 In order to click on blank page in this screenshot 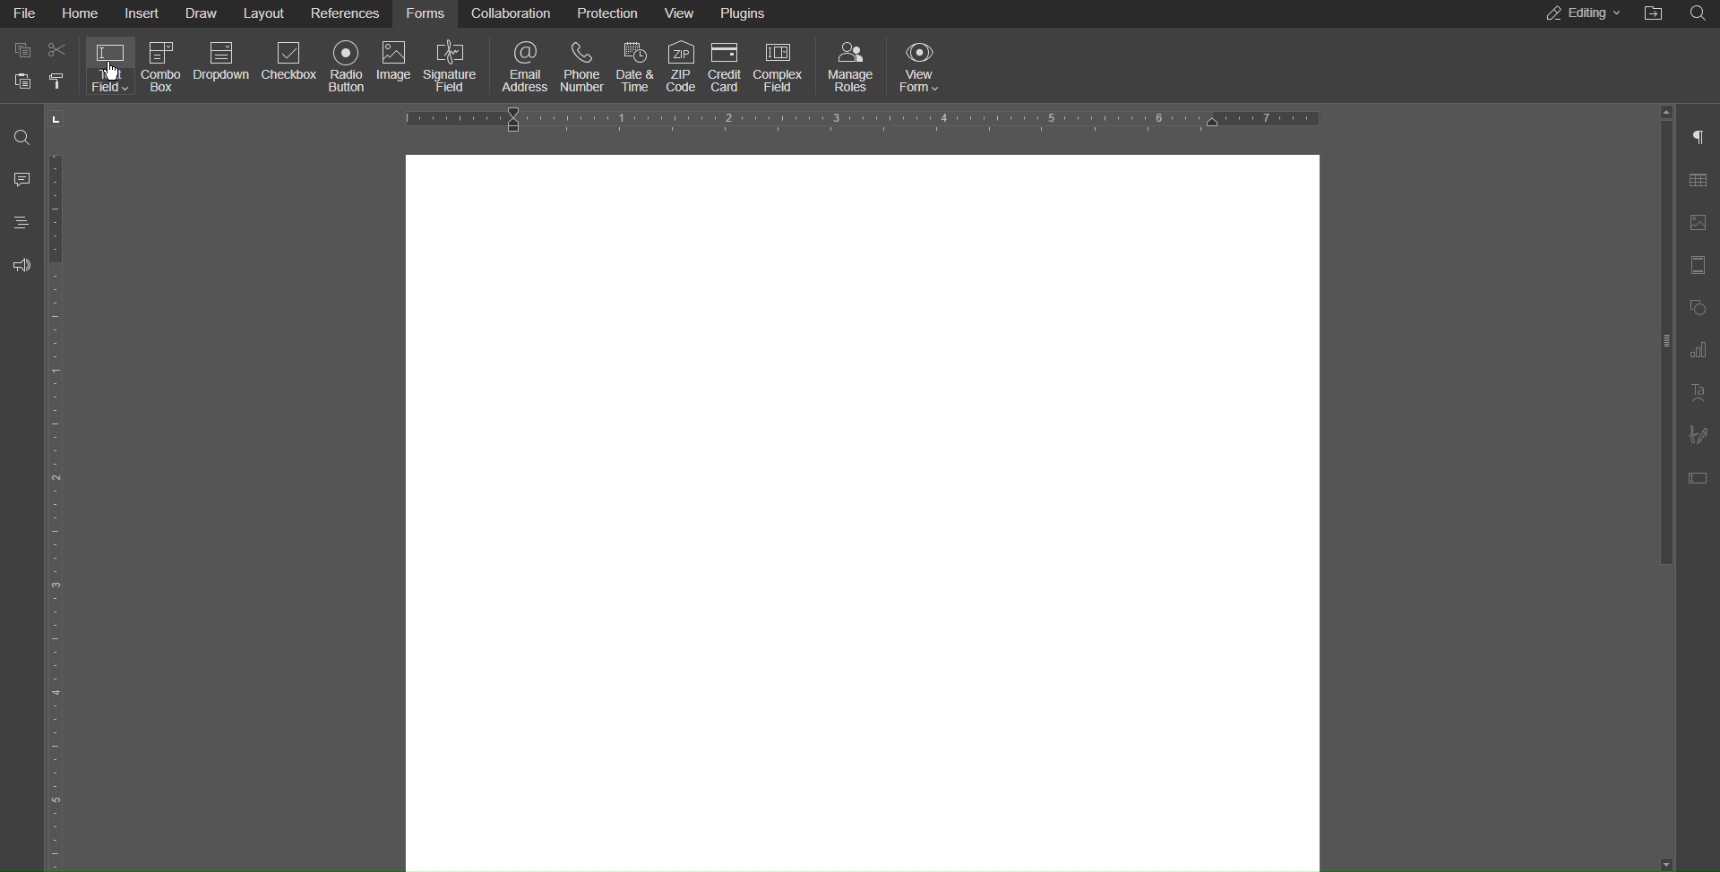, I will do `click(864, 509)`.